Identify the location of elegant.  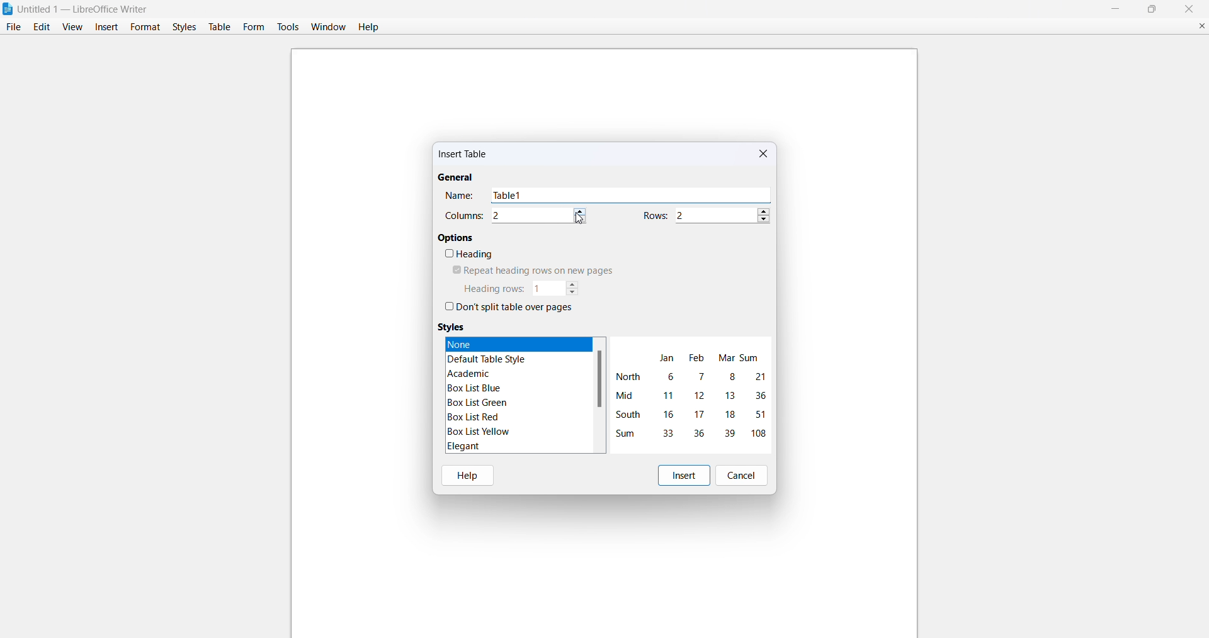
(462, 446).